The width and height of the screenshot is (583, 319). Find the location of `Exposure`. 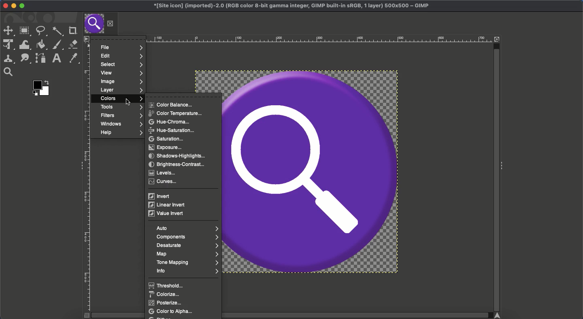

Exposure is located at coordinates (166, 148).